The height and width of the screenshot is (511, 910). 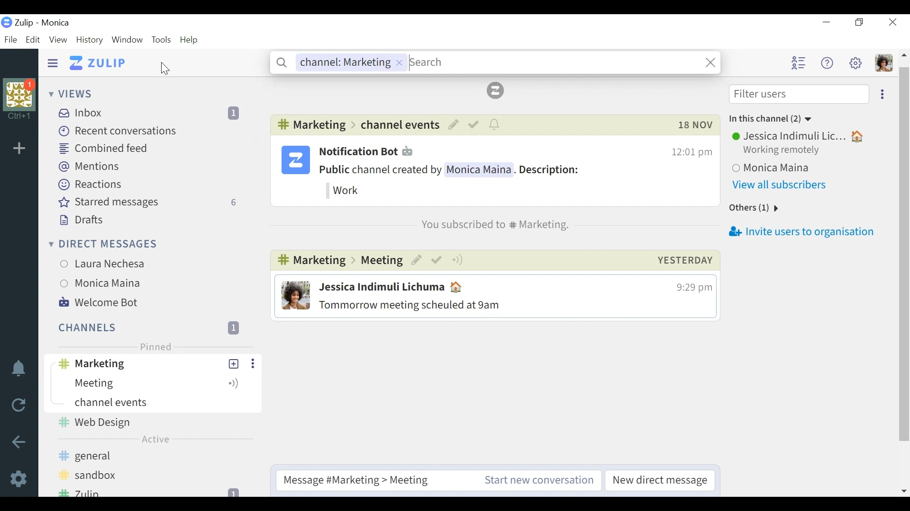 I want to click on notifications, so click(x=19, y=370).